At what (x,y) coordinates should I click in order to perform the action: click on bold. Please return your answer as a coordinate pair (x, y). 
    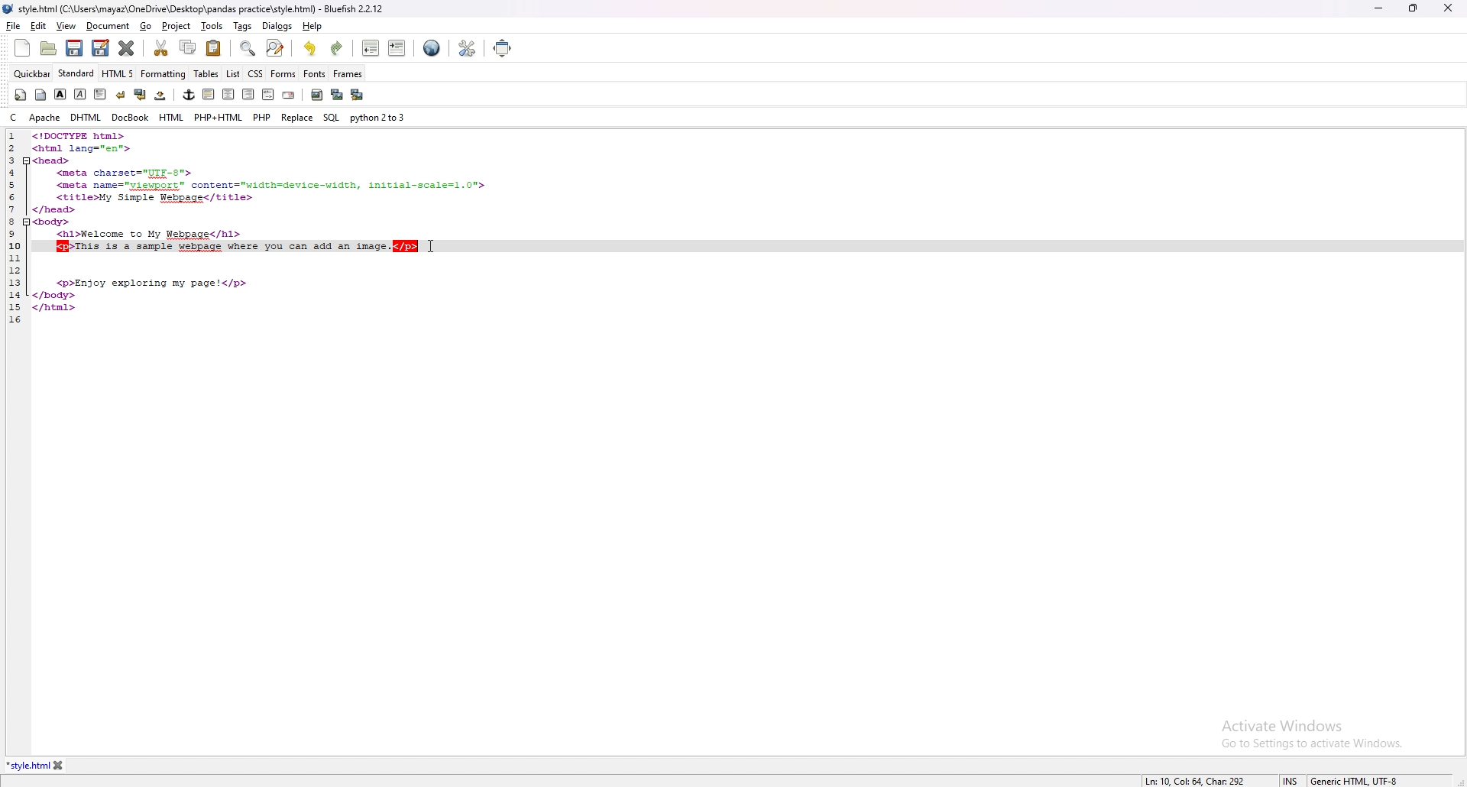
    Looking at the image, I should click on (61, 94).